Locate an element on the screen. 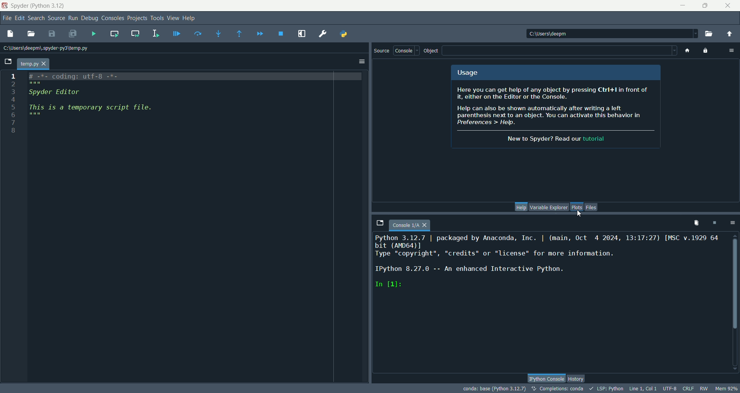 This screenshot has width=740, height=393. stop debugging is located at coordinates (281, 34).